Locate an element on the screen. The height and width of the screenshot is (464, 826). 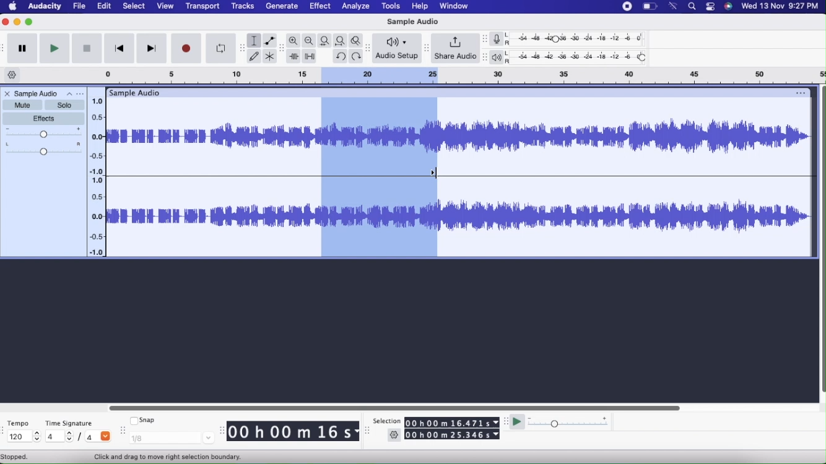
Draw tool is located at coordinates (254, 56).